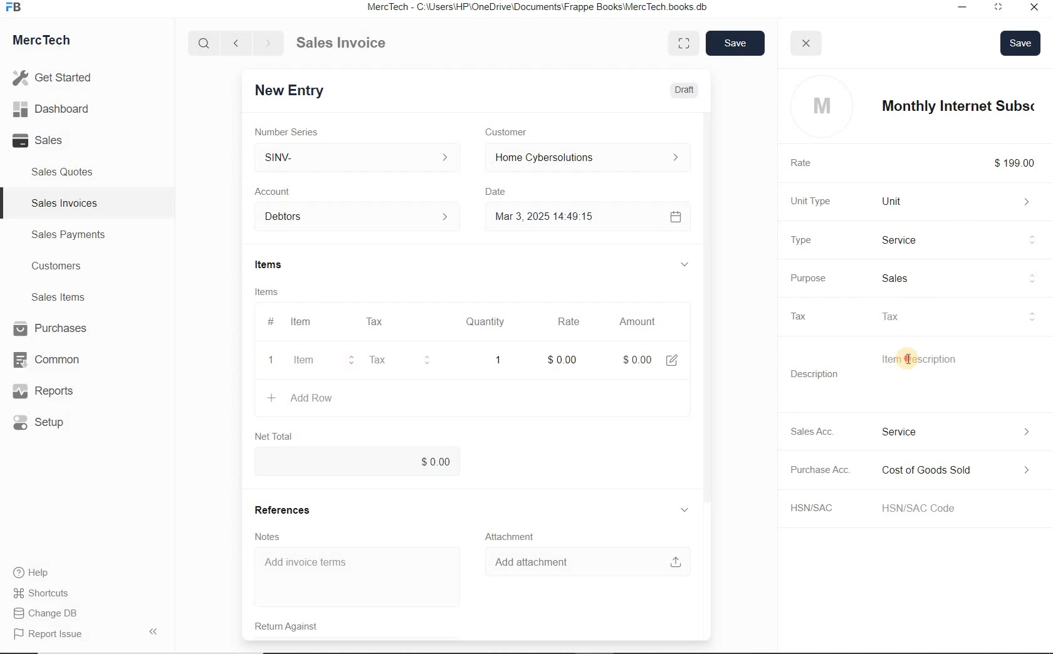 The height and width of the screenshot is (654, 1053). I want to click on Product, so click(951, 240).